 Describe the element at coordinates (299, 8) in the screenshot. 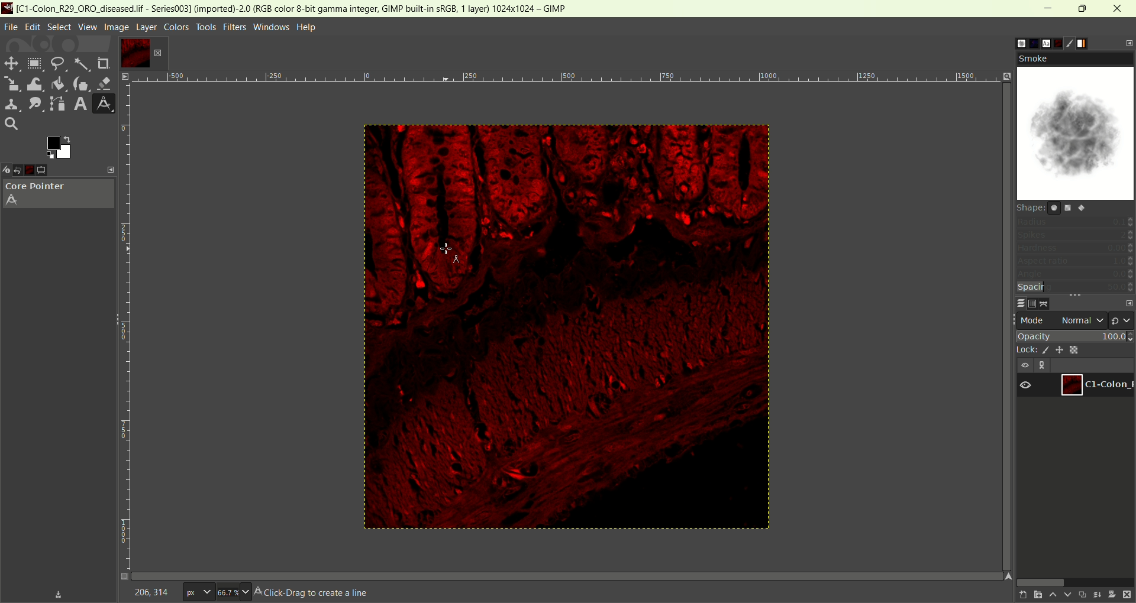

I see `title` at that location.